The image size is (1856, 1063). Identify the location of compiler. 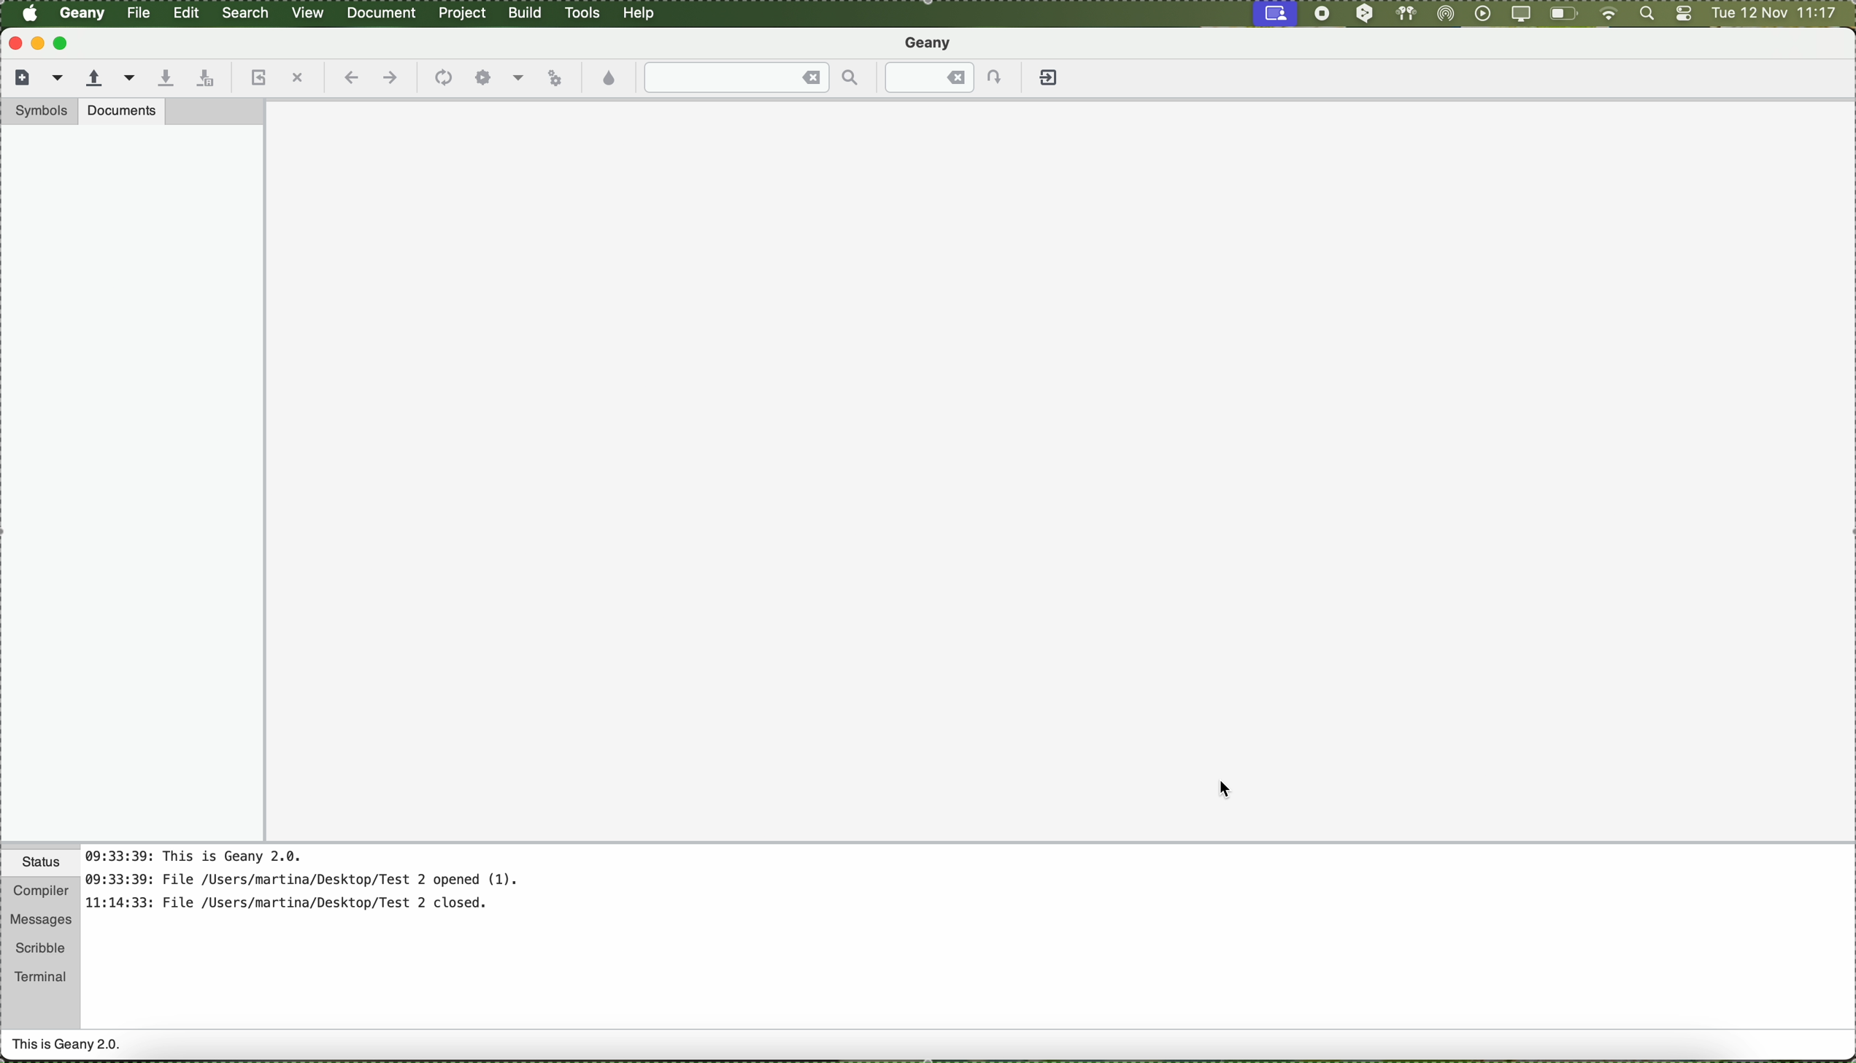
(39, 892).